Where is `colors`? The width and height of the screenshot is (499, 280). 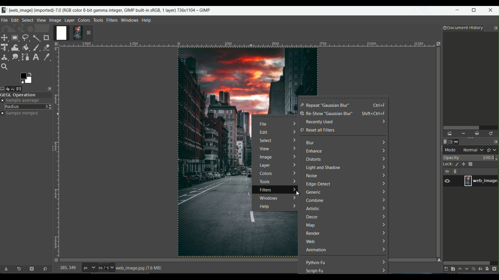 colors is located at coordinates (268, 174).